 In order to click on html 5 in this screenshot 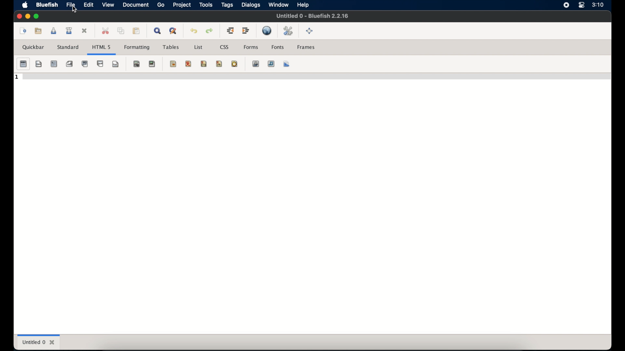, I will do `click(101, 47)`.